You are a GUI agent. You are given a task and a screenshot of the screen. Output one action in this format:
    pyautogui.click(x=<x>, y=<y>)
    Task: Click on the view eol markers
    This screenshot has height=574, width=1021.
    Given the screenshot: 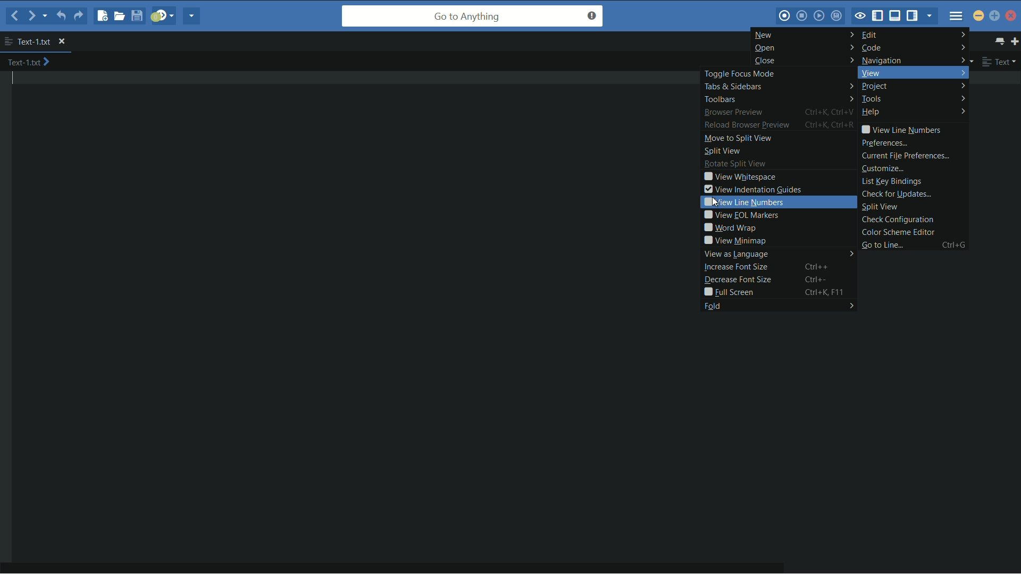 What is the action you would take?
    pyautogui.click(x=743, y=215)
    